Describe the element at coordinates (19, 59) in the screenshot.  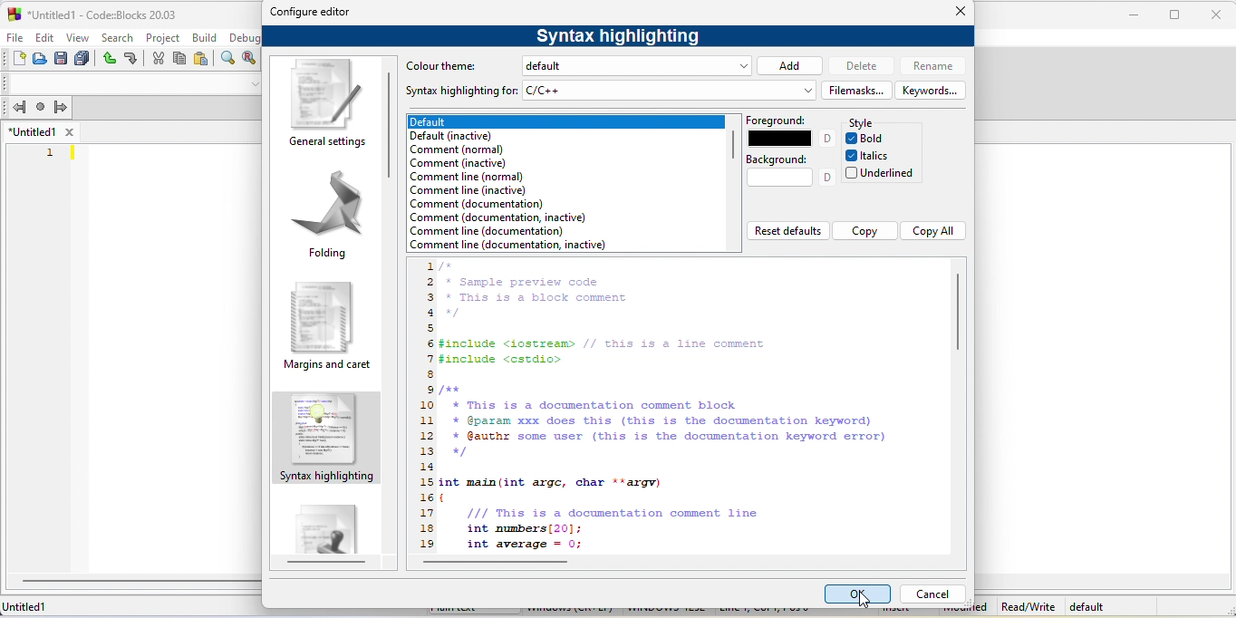
I see `new` at that location.